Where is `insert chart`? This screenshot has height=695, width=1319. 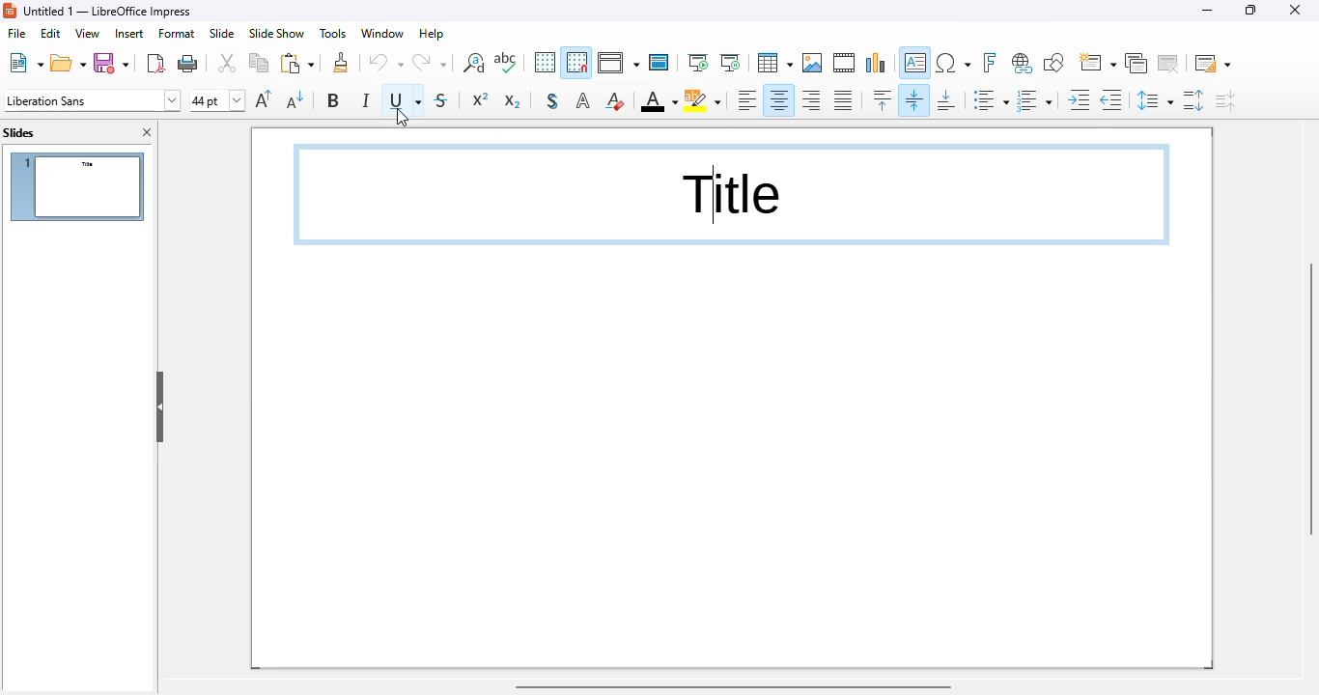 insert chart is located at coordinates (876, 64).